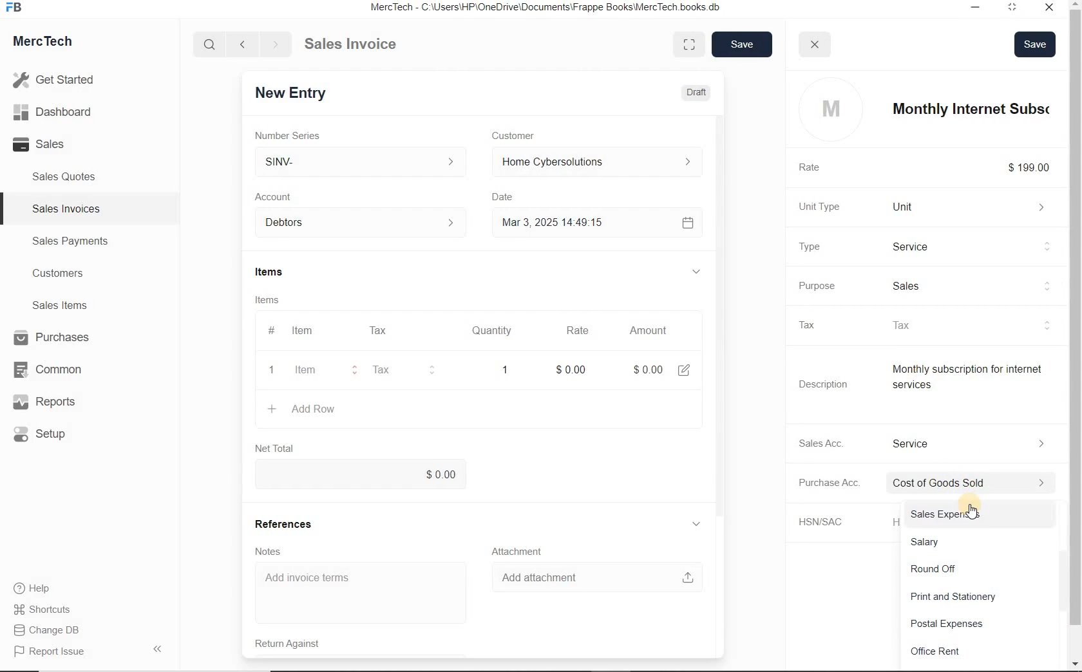 This screenshot has height=672, width=1082. I want to click on HSN/SAC, so click(835, 522).